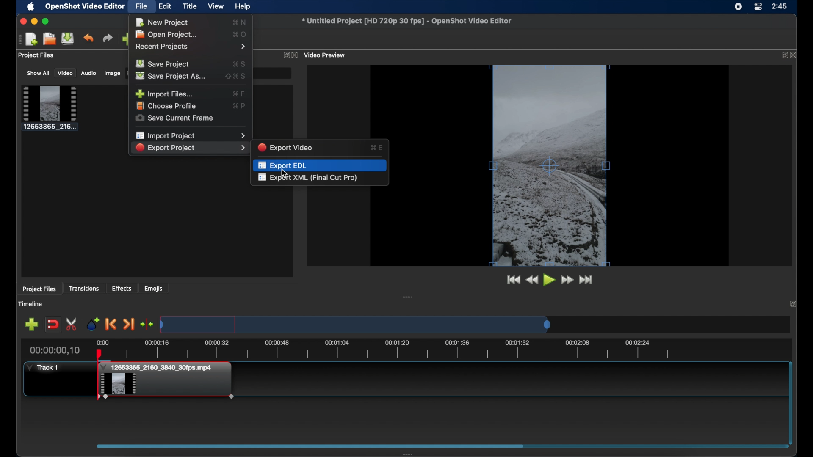 The image size is (813, 457). What do you see at coordinates (738, 8) in the screenshot?
I see `screen recorder icon` at bounding box center [738, 8].